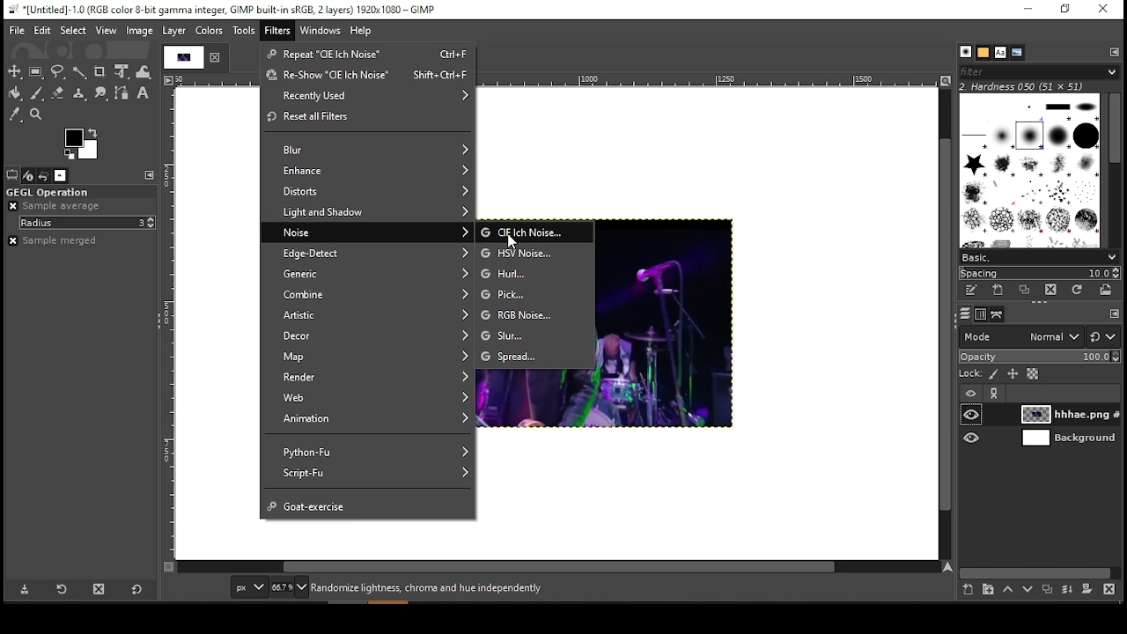 This screenshot has width=1127, height=634. Describe the element at coordinates (1112, 590) in the screenshot. I see `delete layer` at that location.